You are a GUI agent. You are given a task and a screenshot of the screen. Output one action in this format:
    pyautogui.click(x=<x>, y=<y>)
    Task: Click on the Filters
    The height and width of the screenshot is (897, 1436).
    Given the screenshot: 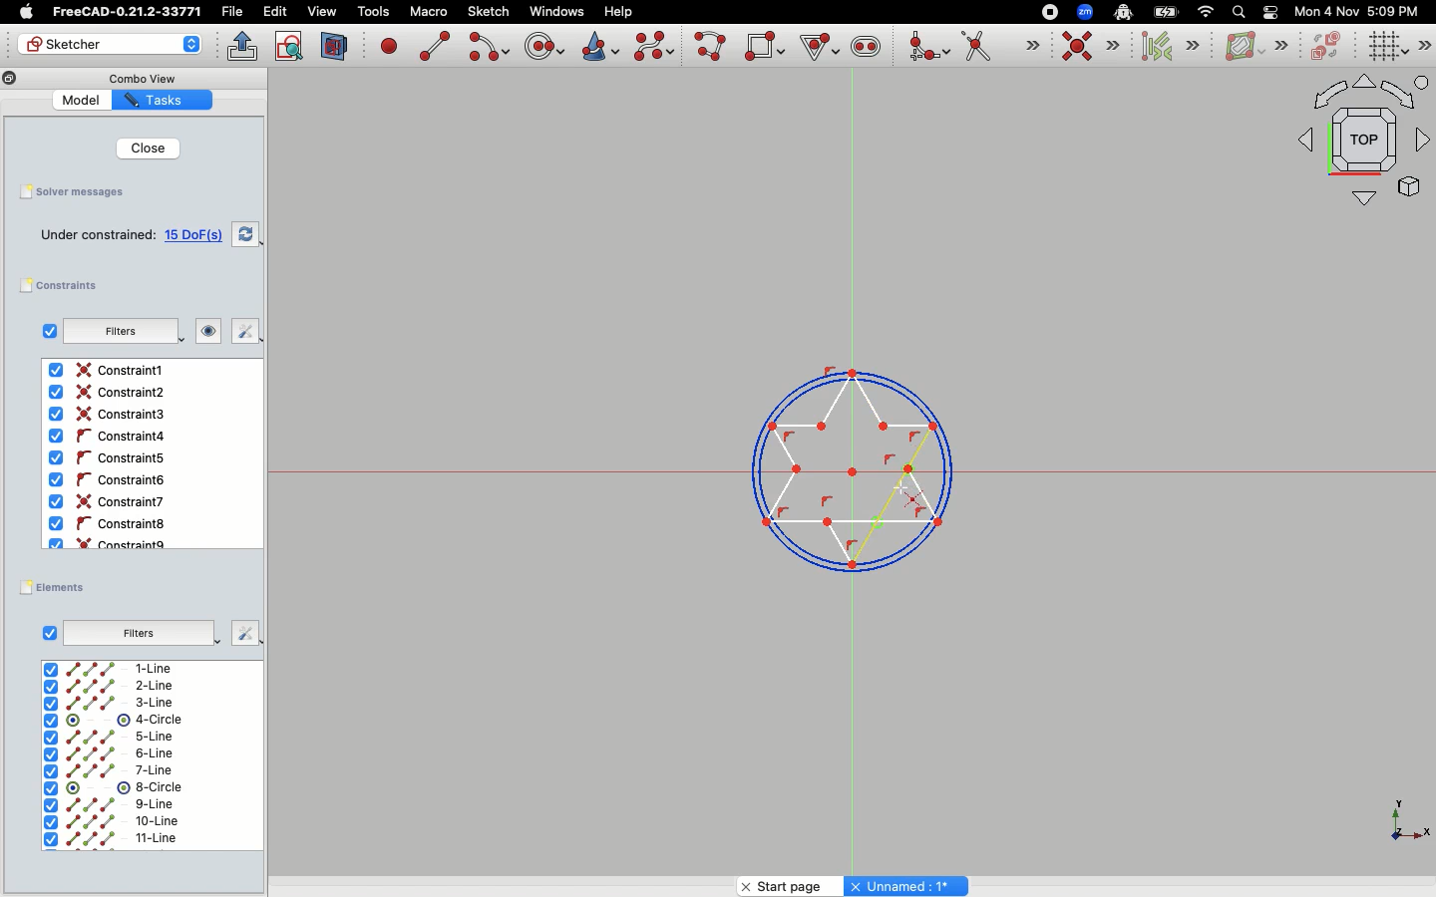 What is the action you would take?
    pyautogui.click(x=138, y=631)
    